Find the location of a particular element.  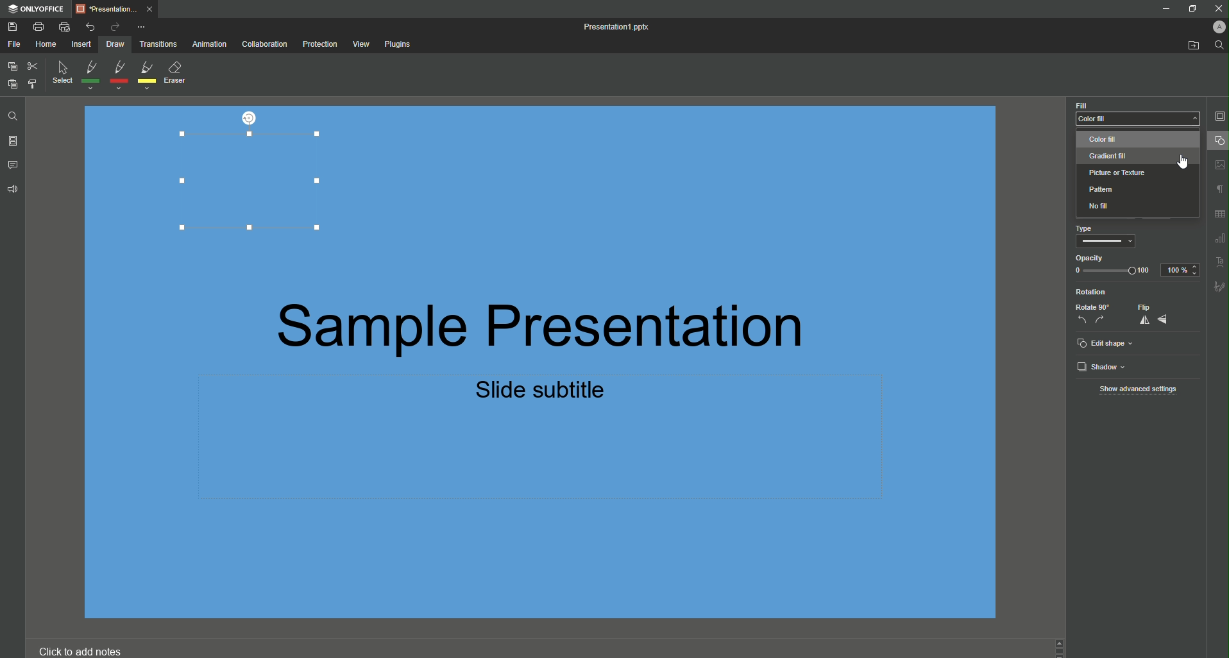

Pattern is located at coordinates (1106, 189).